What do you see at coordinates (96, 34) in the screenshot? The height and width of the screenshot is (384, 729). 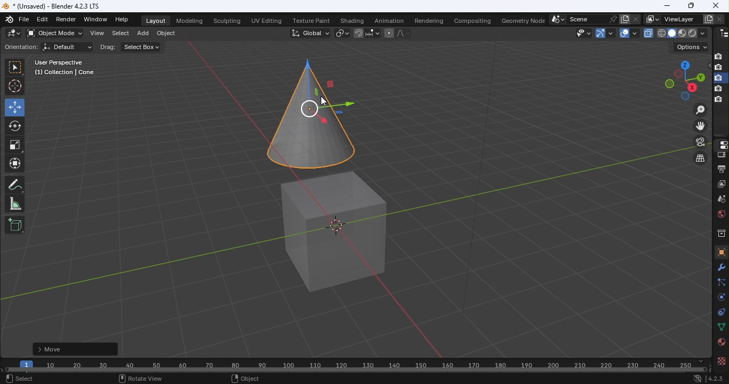 I see `View` at bounding box center [96, 34].